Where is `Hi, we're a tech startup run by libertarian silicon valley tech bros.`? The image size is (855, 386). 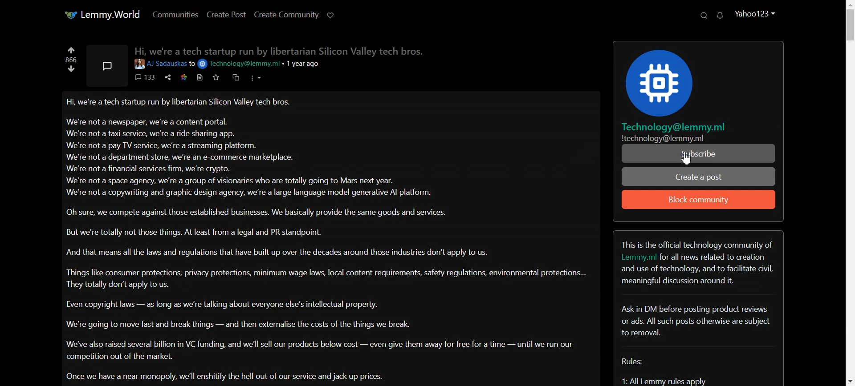
Hi, we're a tech startup run by libertarian silicon valley tech bros. is located at coordinates (278, 50).